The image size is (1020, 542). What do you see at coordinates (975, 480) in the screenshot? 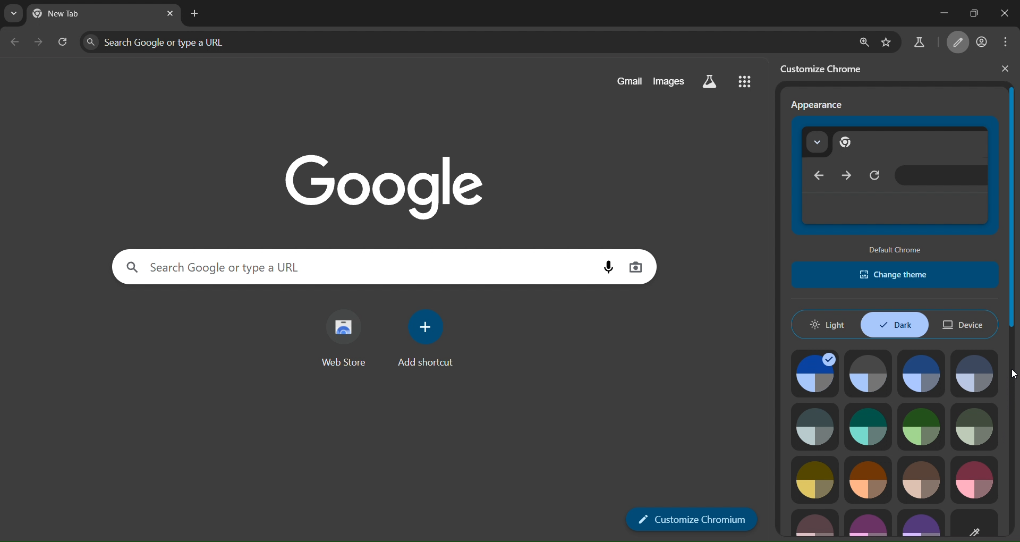
I see `theme` at bounding box center [975, 480].